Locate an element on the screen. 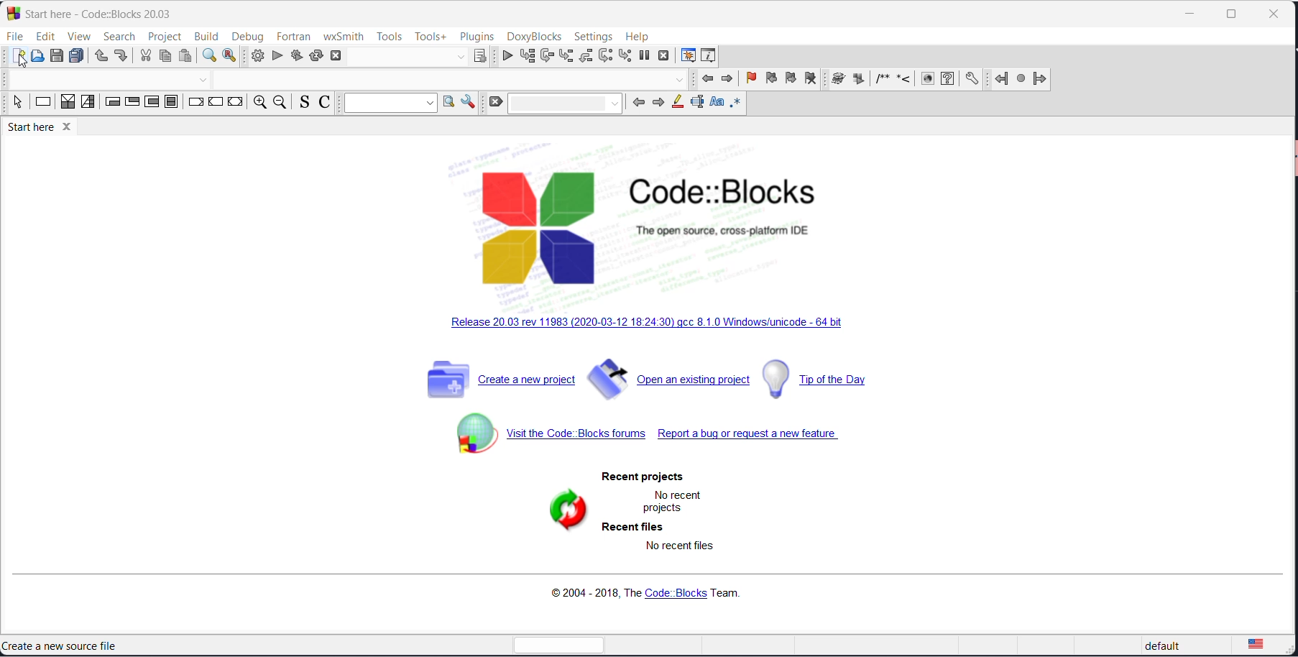 This screenshot has width=1298, height=657. toggle source is located at coordinates (303, 104).